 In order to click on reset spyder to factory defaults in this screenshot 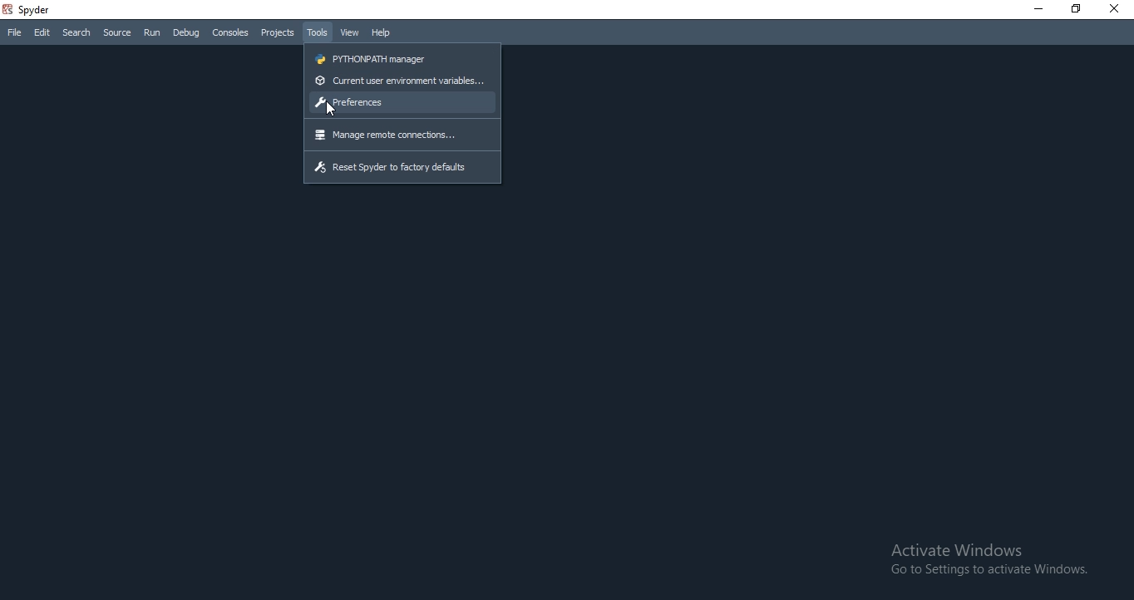, I will do `click(403, 169)`.